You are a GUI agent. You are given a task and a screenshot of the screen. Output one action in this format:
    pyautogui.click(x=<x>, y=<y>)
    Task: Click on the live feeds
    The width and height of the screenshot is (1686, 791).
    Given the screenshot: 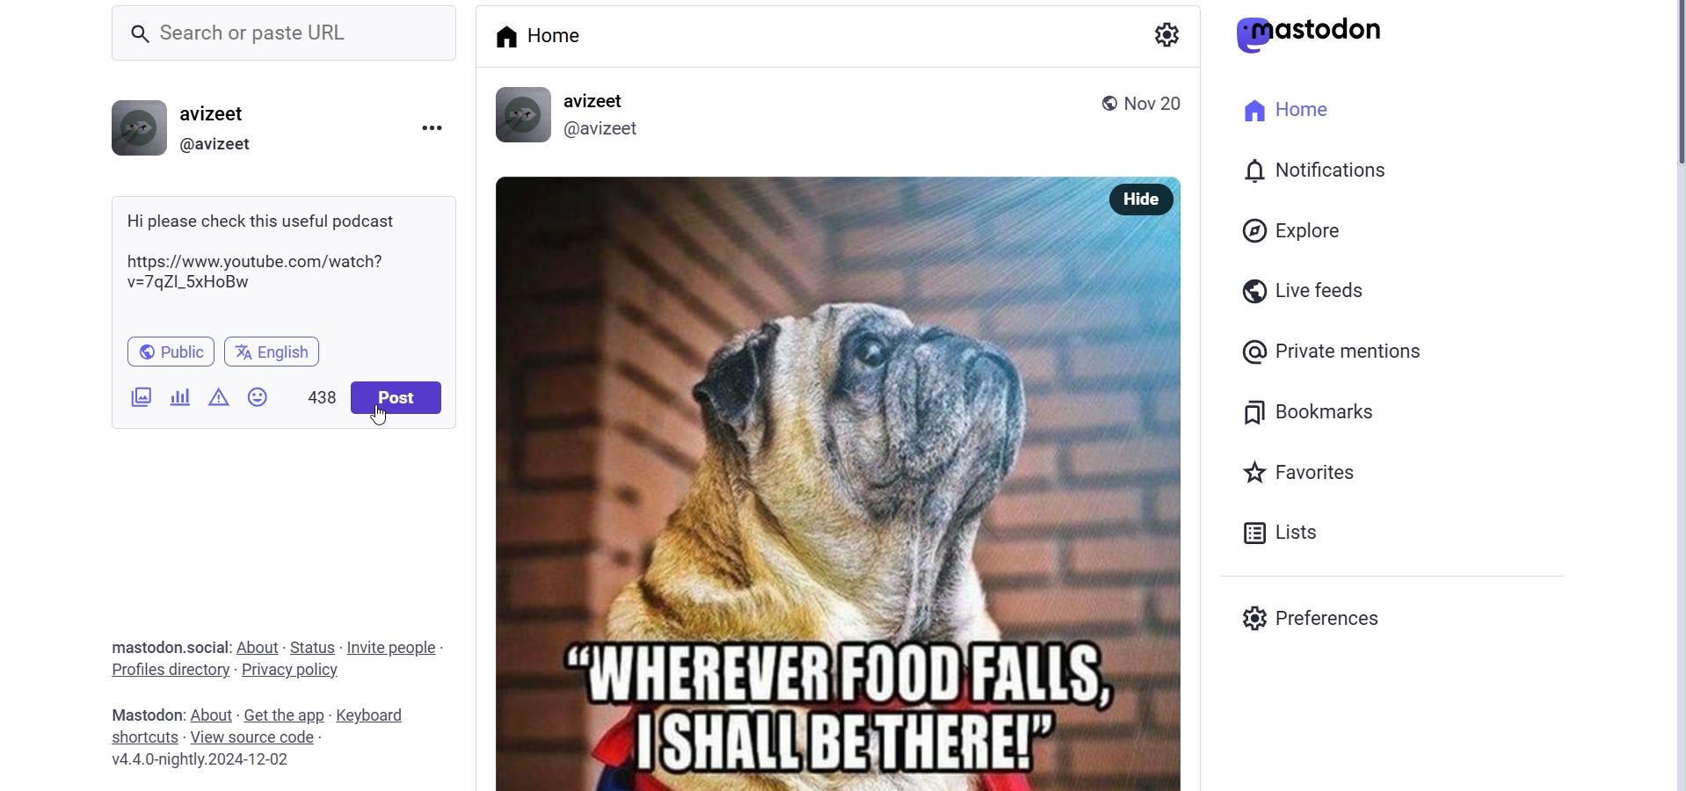 What is the action you would take?
    pyautogui.click(x=1298, y=288)
    